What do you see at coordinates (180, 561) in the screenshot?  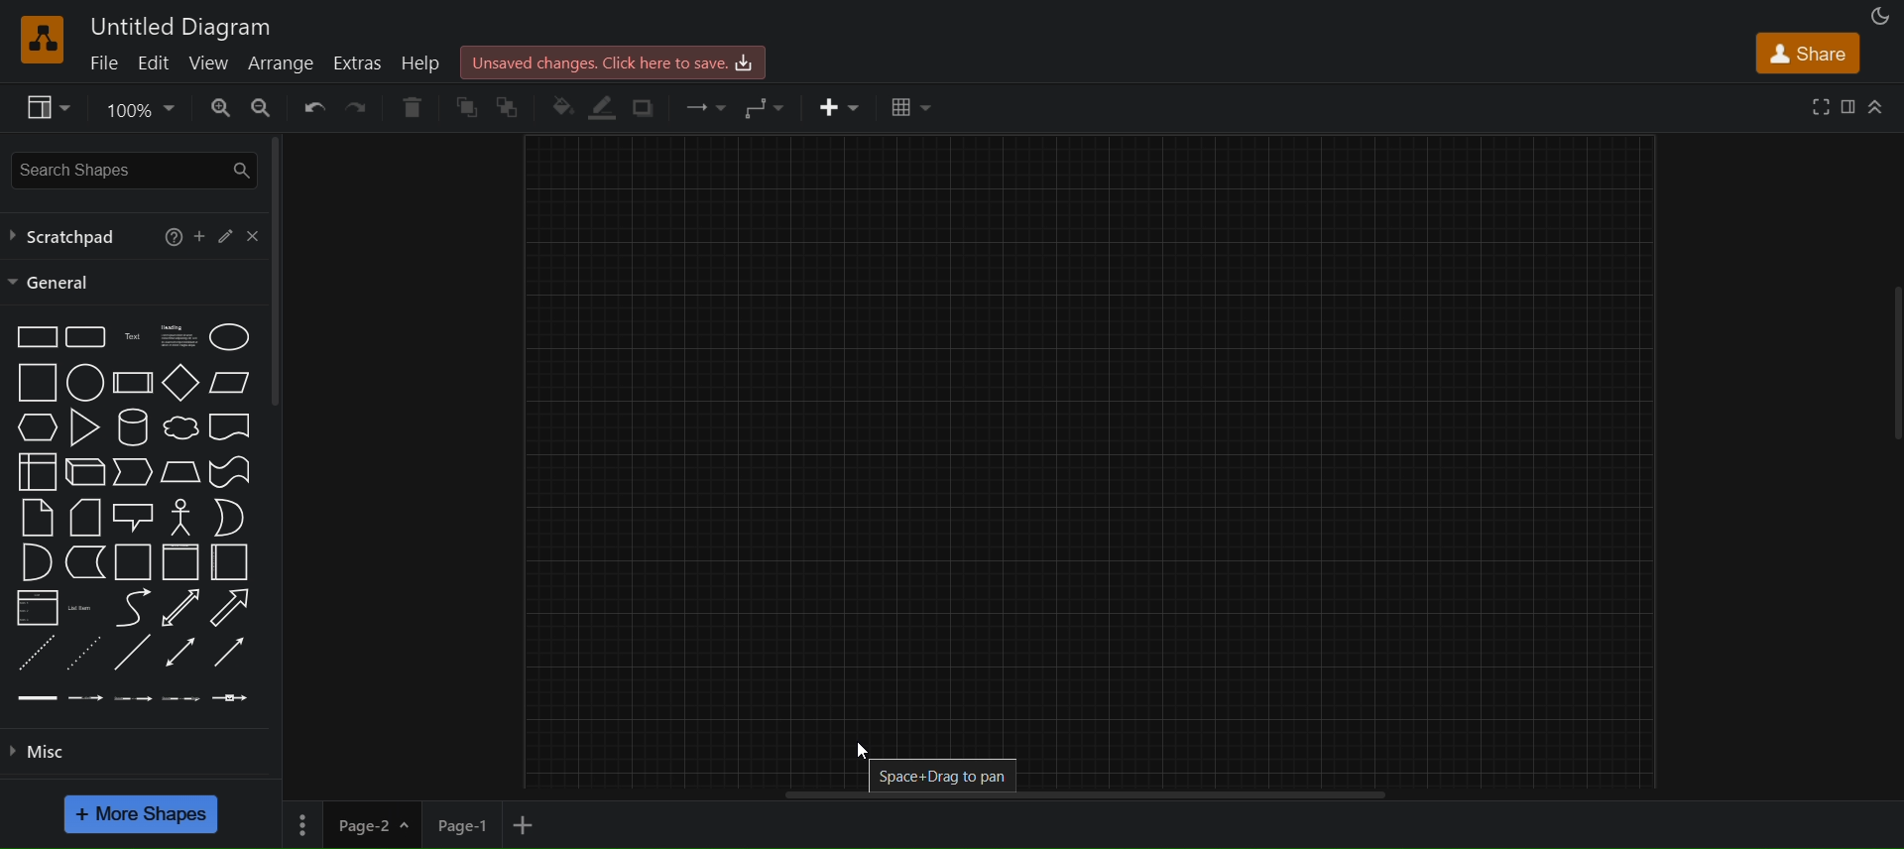 I see `vertical container` at bounding box center [180, 561].